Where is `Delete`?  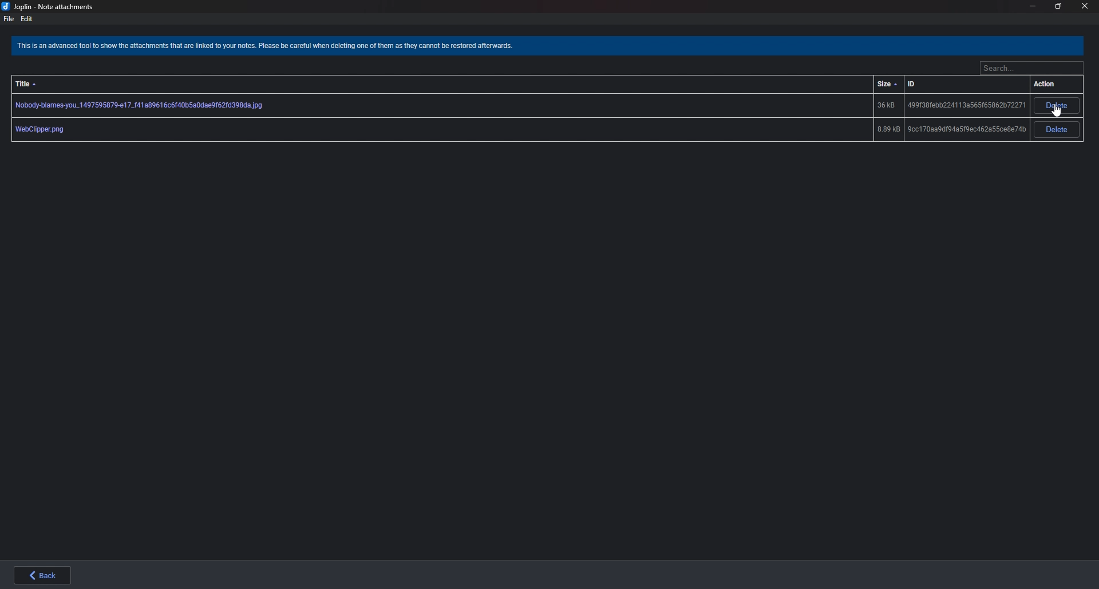 Delete is located at coordinates (1058, 106).